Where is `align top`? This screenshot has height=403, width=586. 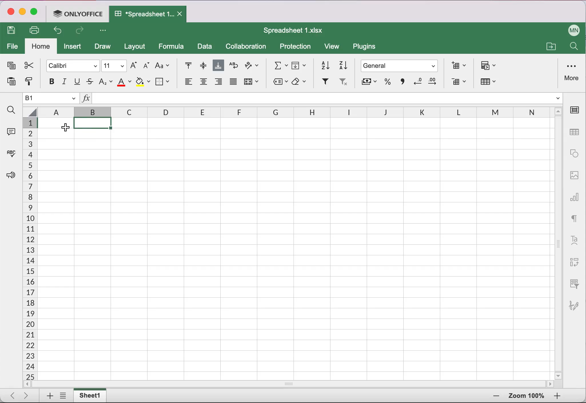
align top is located at coordinates (185, 66).